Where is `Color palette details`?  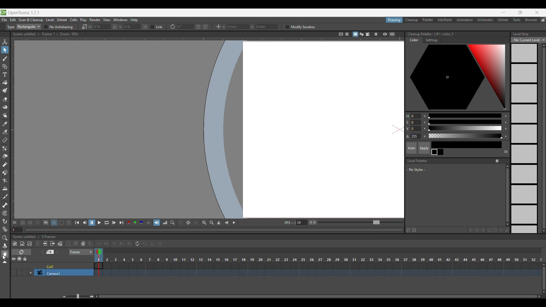 Color palette details is located at coordinates (434, 34).